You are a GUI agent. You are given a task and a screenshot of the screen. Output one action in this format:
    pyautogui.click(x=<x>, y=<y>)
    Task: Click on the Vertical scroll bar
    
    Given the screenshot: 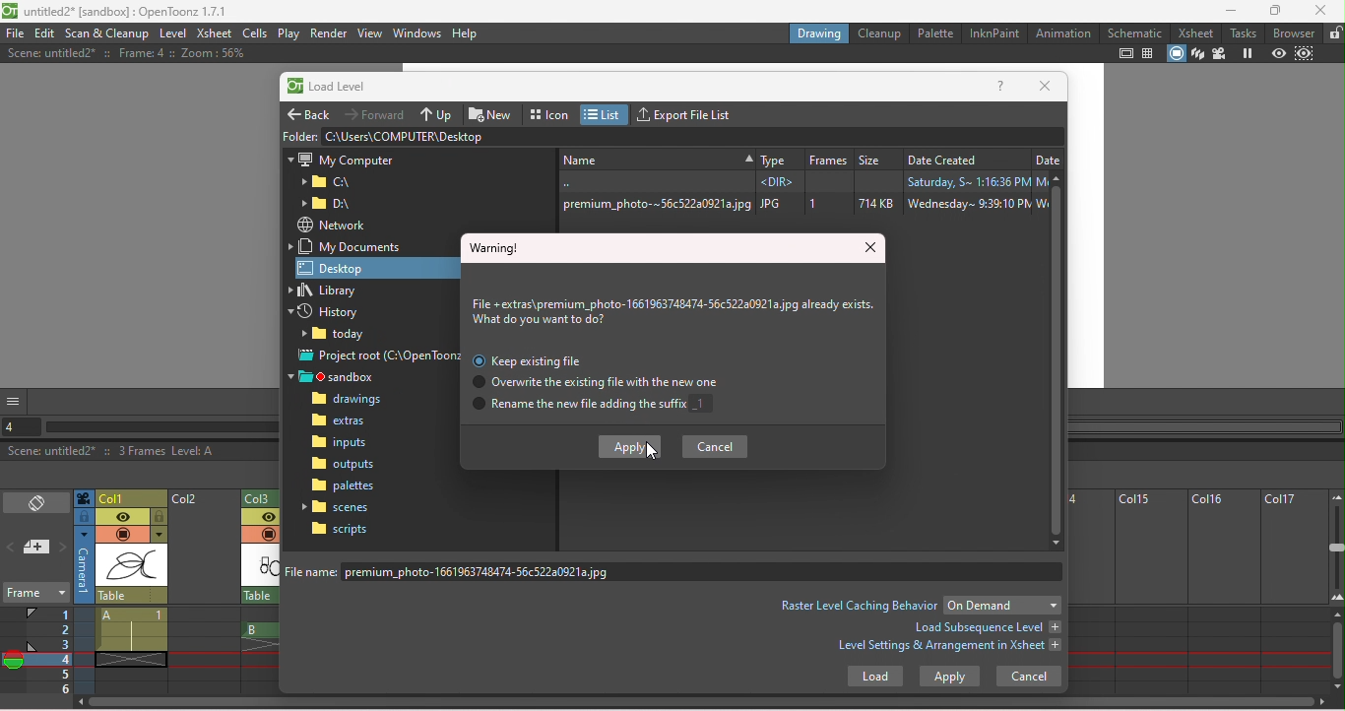 What is the action you would take?
    pyautogui.click(x=1337, y=652)
    